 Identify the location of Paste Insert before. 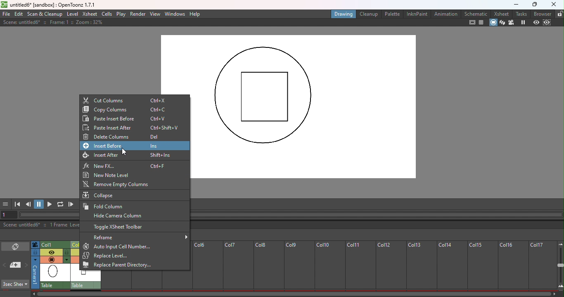
(124, 119).